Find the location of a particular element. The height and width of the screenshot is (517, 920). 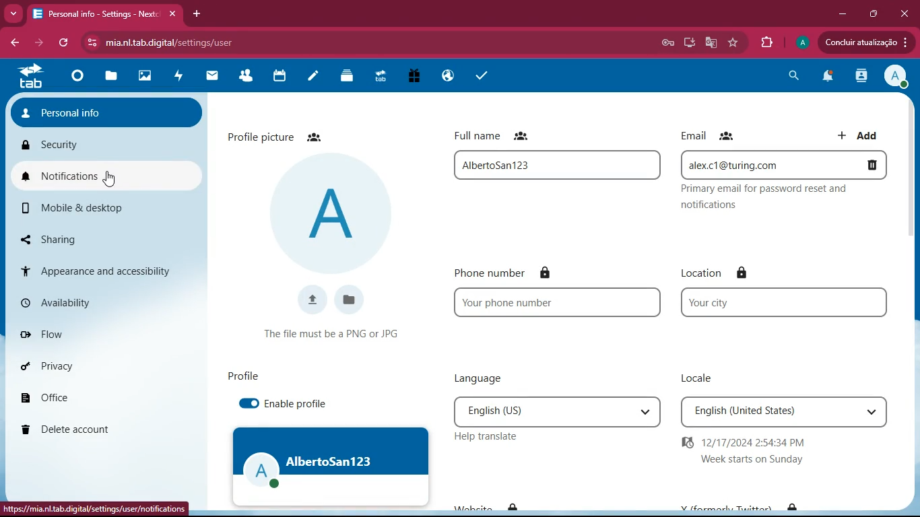

tab is located at coordinates (30, 75).